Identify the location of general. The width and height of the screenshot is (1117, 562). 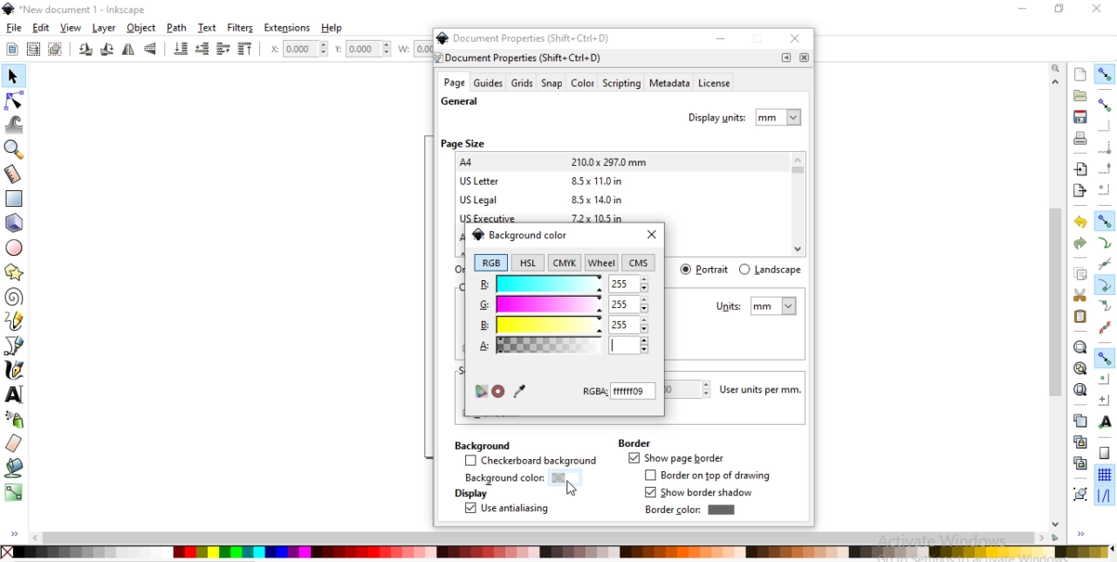
(460, 102).